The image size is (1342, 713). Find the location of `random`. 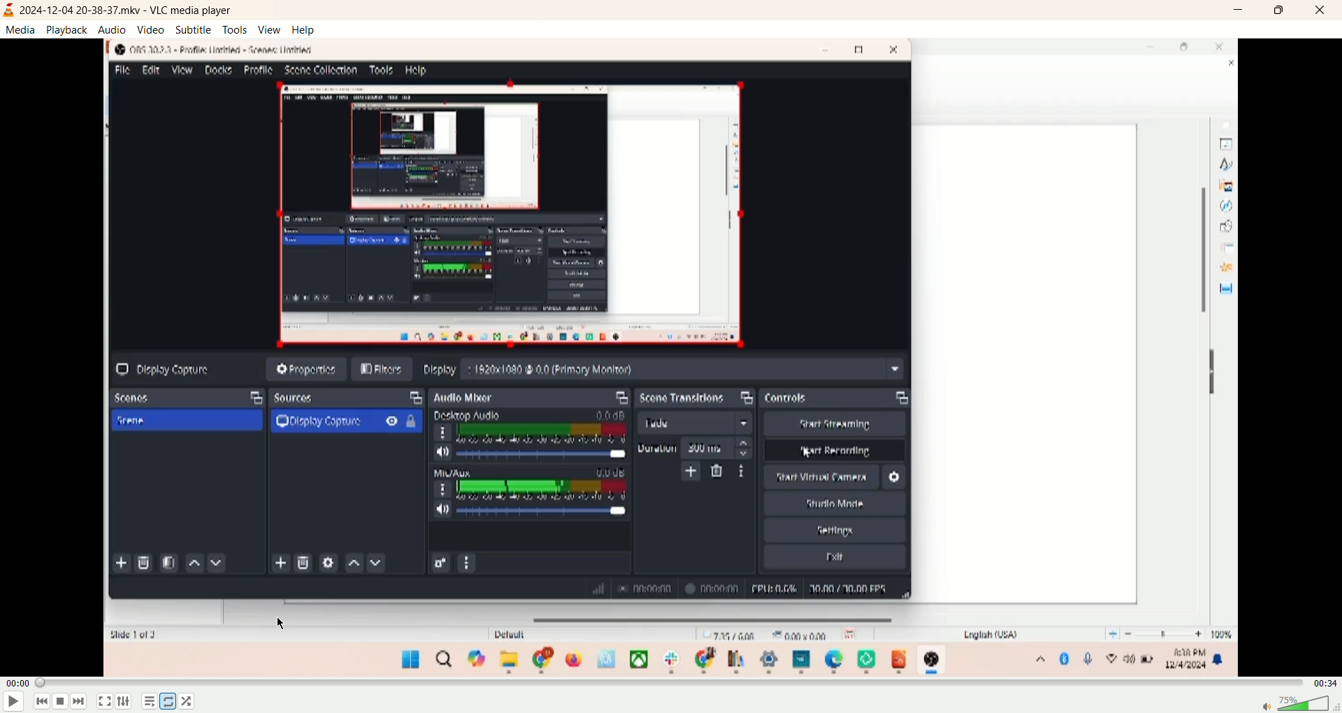

random is located at coordinates (187, 702).